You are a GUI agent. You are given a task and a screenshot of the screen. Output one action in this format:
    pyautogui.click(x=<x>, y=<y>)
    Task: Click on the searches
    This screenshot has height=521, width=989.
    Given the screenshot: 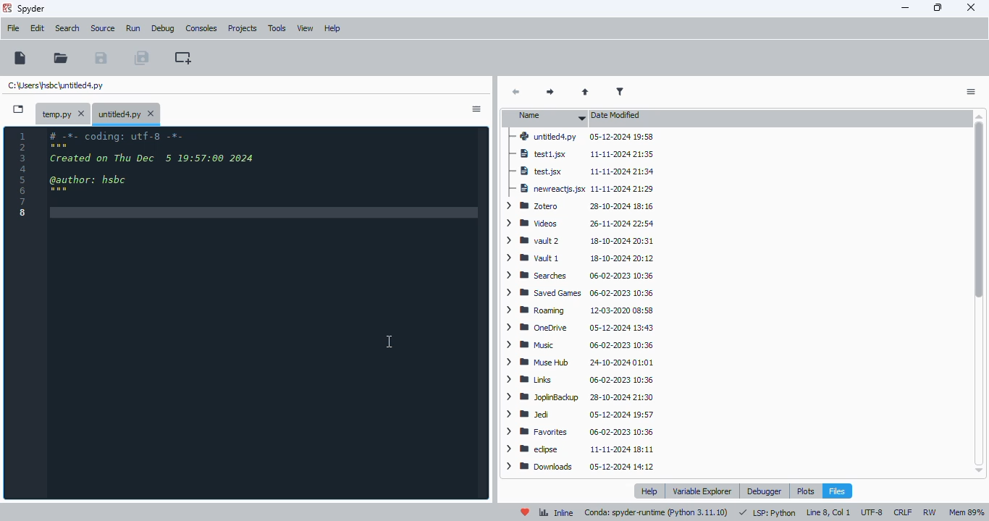 What is the action you would take?
    pyautogui.click(x=537, y=275)
    